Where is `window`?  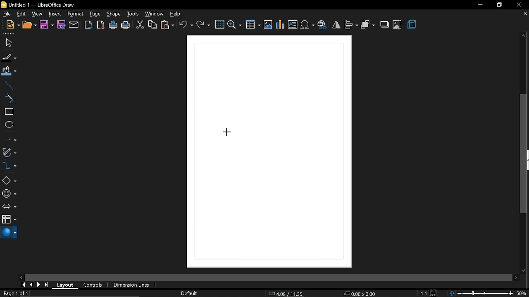
window is located at coordinates (155, 14).